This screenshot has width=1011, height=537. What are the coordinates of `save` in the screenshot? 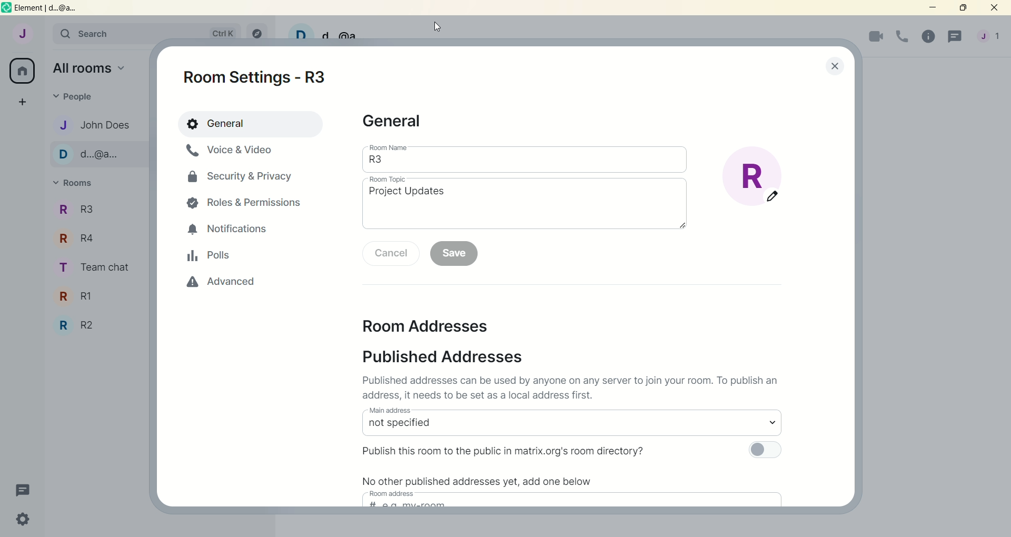 It's located at (454, 254).